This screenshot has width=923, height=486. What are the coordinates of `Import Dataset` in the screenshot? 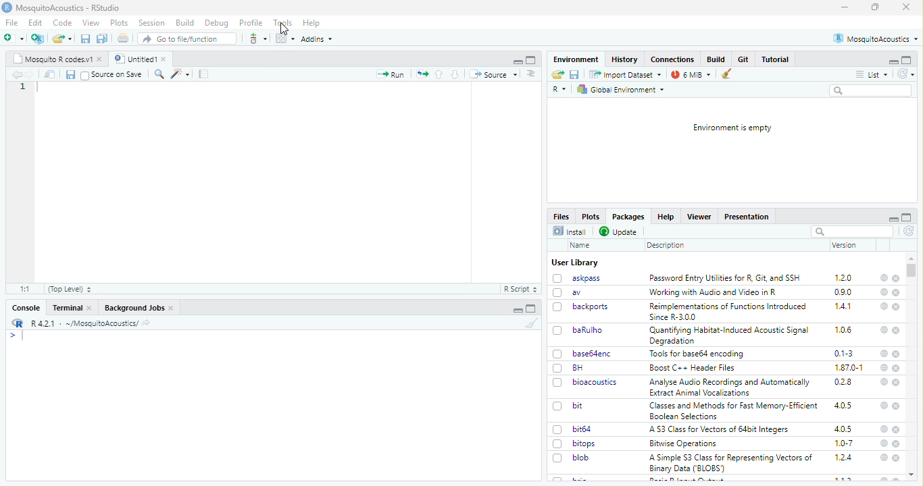 It's located at (626, 75).